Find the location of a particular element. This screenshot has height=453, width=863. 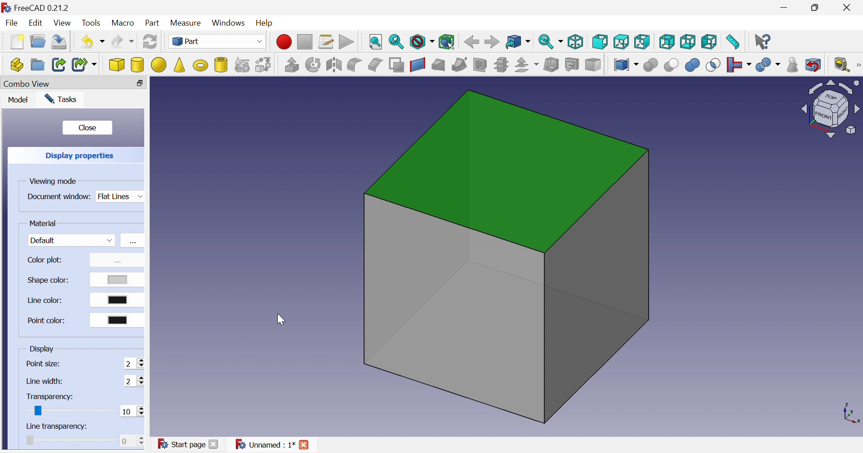

Forward is located at coordinates (493, 41).